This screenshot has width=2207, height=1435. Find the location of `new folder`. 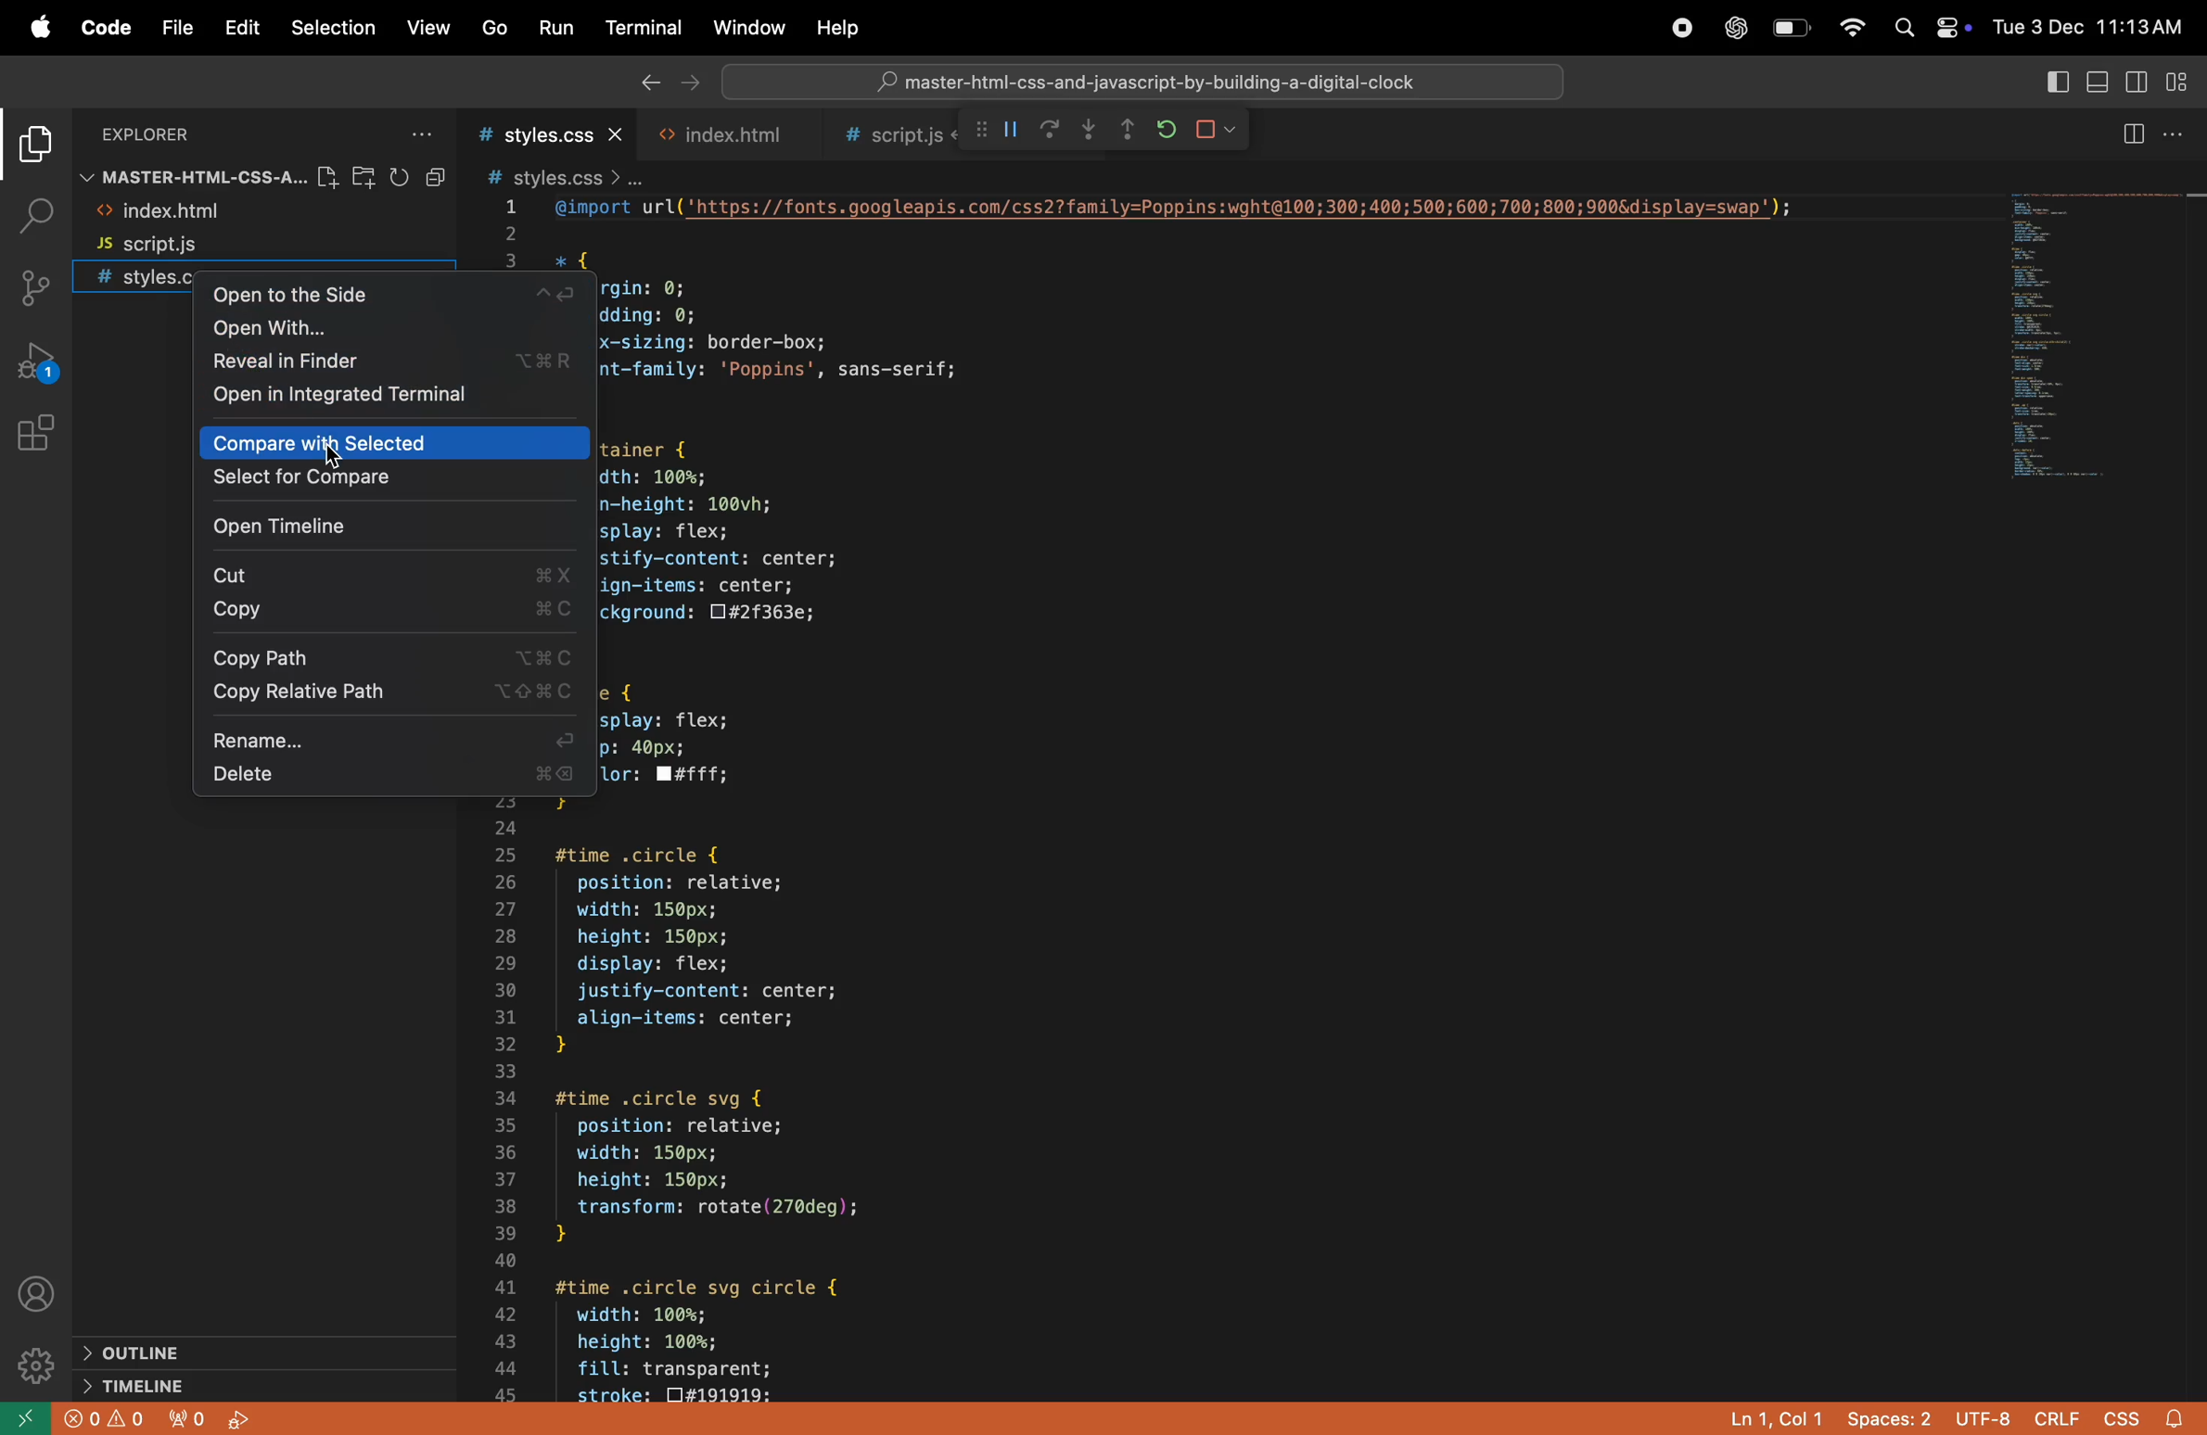

new folder is located at coordinates (366, 177).